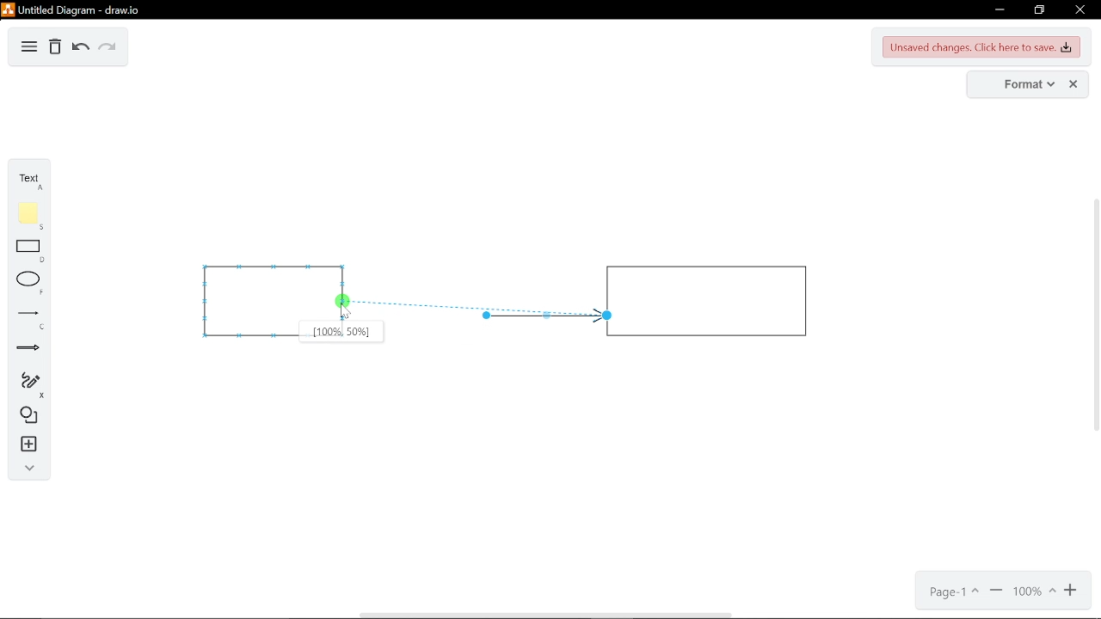  What do you see at coordinates (1082, 12) in the screenshot?
I see `close` at bounding box center [1082, 12].